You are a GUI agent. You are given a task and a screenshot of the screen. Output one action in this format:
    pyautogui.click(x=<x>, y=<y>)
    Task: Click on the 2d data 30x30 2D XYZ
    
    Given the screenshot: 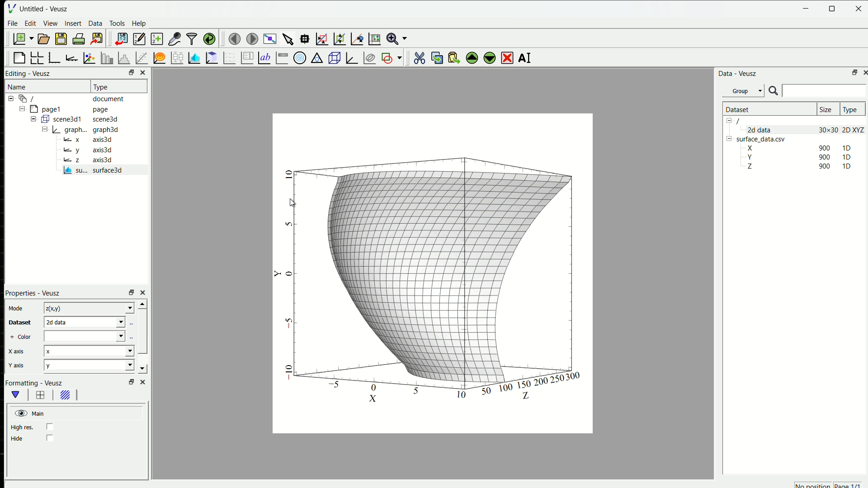 What is the action you would take?
    pyautogui.click(x=807, y=130)
    